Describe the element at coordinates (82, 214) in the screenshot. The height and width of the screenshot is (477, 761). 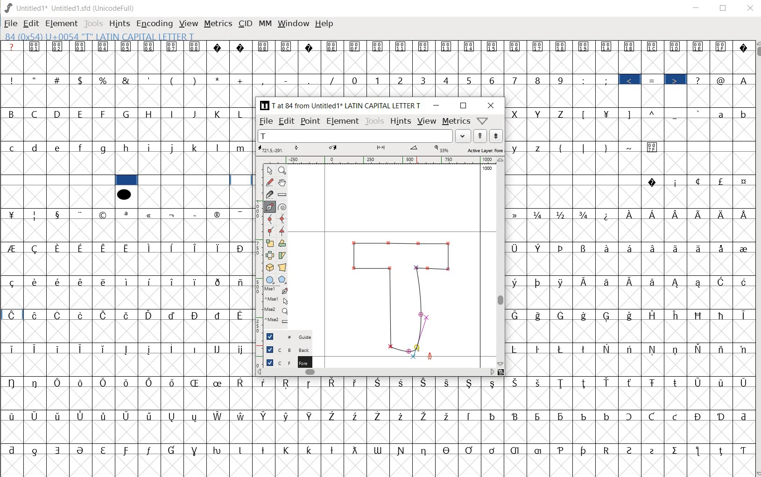
I see `Symbol` at that location.